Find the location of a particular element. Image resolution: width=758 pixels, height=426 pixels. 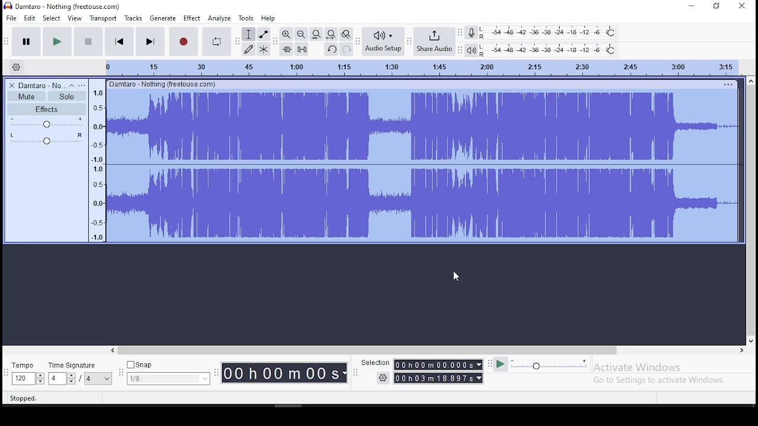

audio setup is located at coordinates (382, 41).